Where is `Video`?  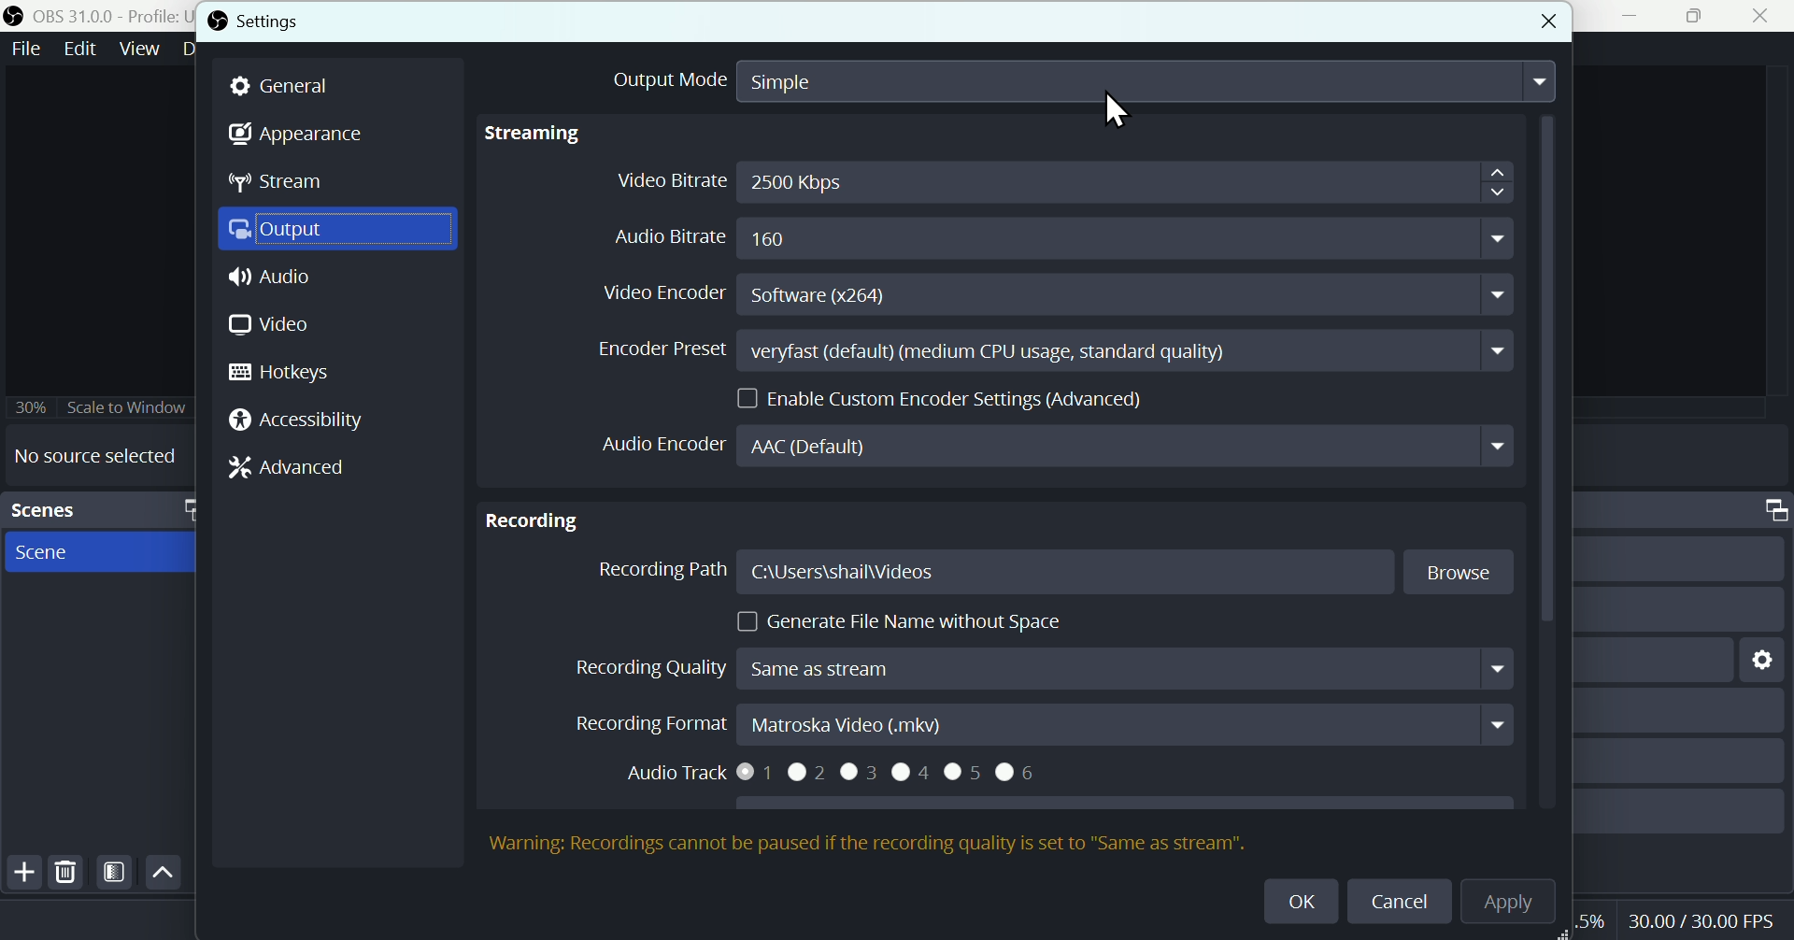 Video is located at coordinates (268, 326).